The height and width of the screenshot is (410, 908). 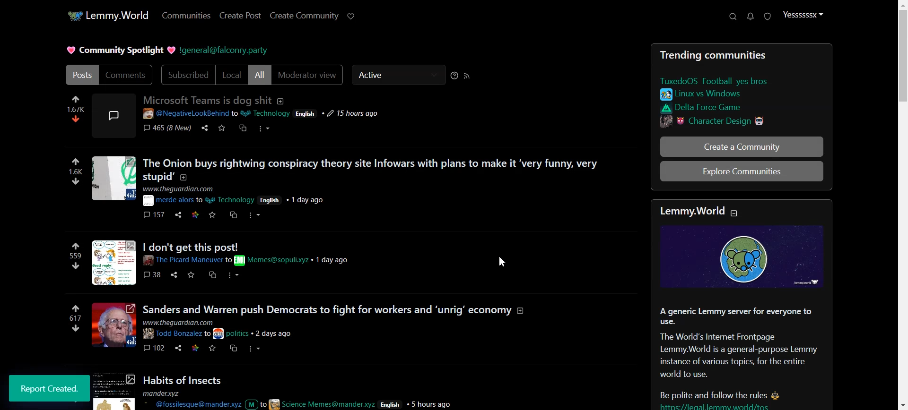 I want to click on image, so click(x=747, y=258).